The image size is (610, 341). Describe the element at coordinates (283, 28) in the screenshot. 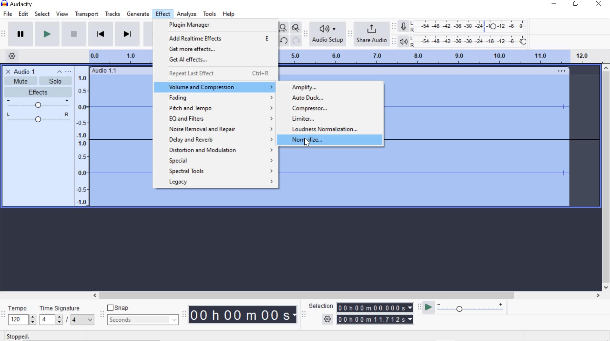

I see `Fit project to width` at that location.